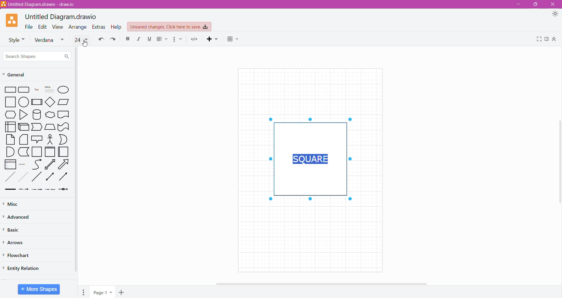  What do you see at coordinates (128, 39) in the screenshot?
I see `Bold` at bounding box center [128, 39].